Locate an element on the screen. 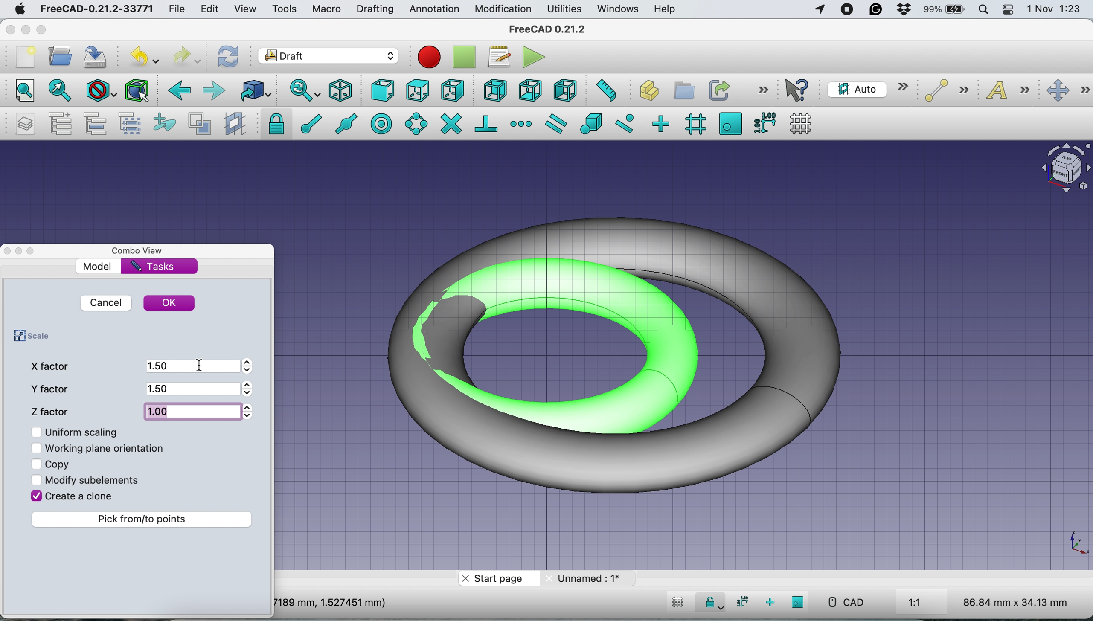  1 Nov 1:23 is located at coordinates (1053, 9).